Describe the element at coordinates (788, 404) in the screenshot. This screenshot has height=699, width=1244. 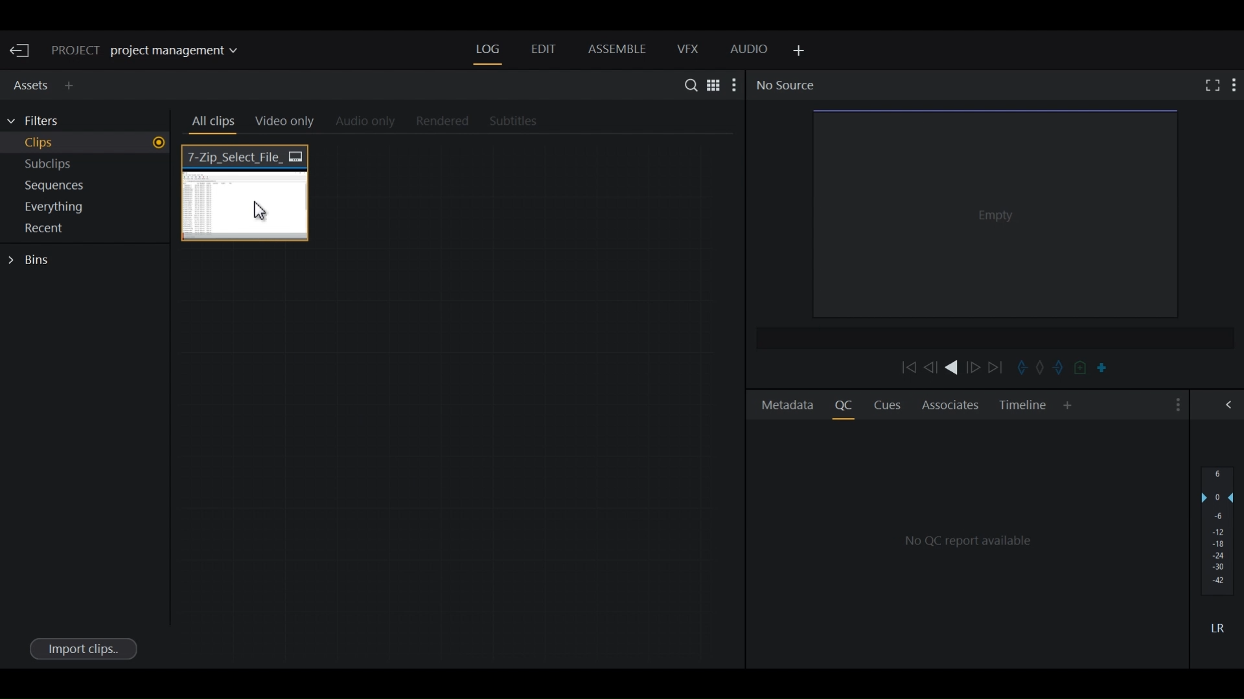
I see `Metadata` at that location.